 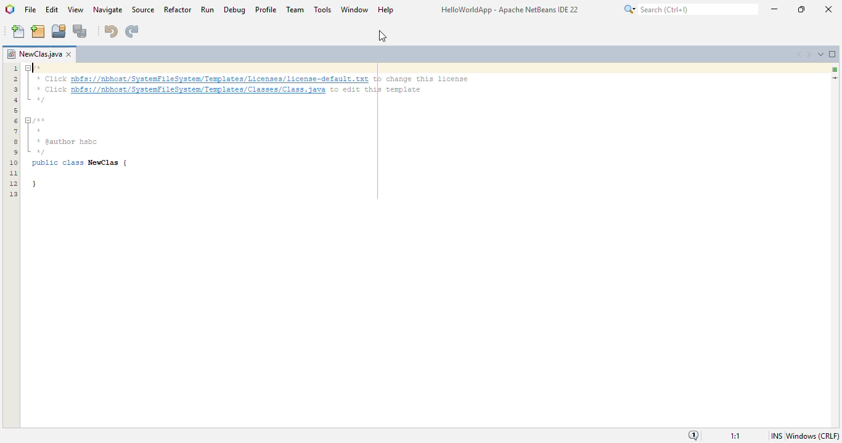 What do you see at coordinates (28, 82) in the screenshot?
I see `fold marker` at bounding box center [28, 82].